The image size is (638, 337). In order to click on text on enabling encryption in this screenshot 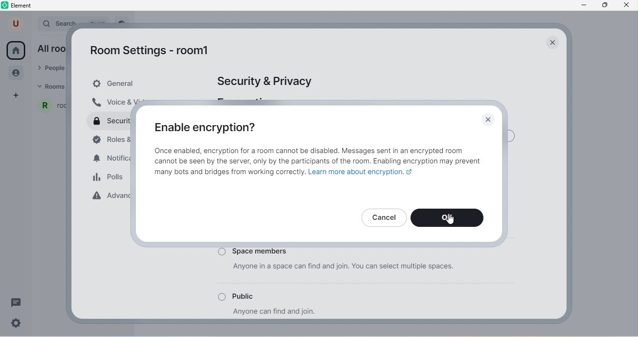, I will do `click(319, 164)`.